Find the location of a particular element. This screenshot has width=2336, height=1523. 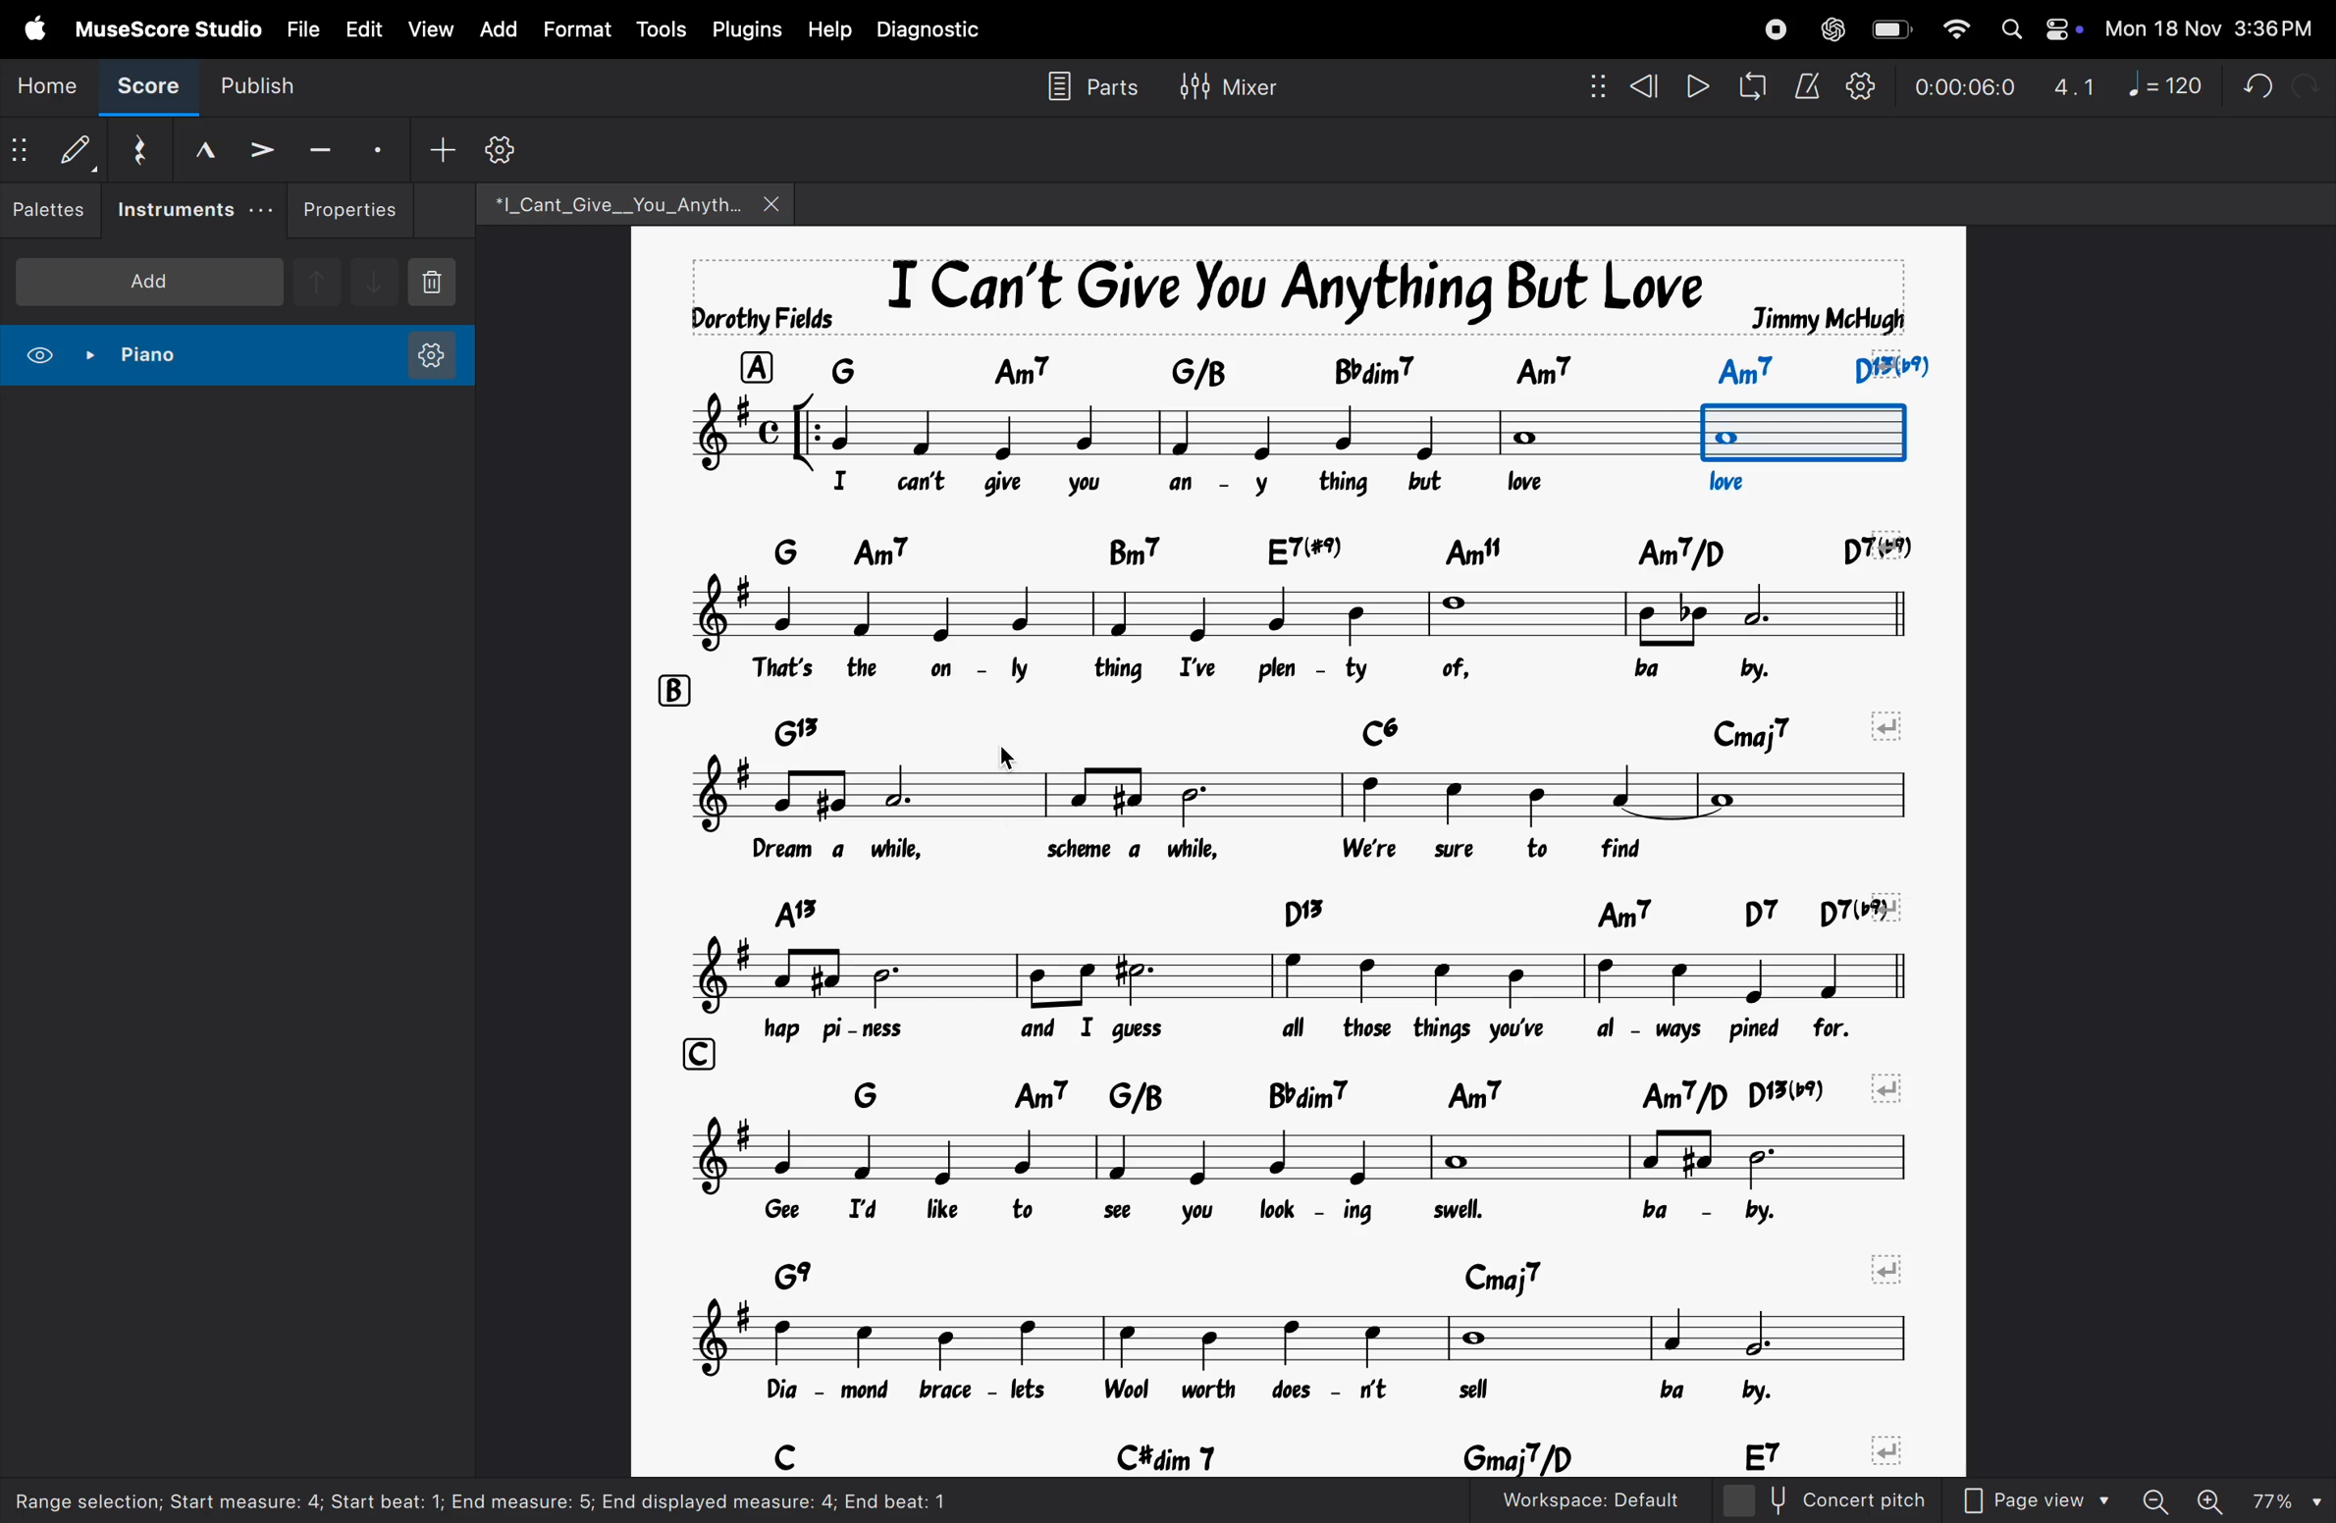

diagnostic is located at coordinates (935, 29).